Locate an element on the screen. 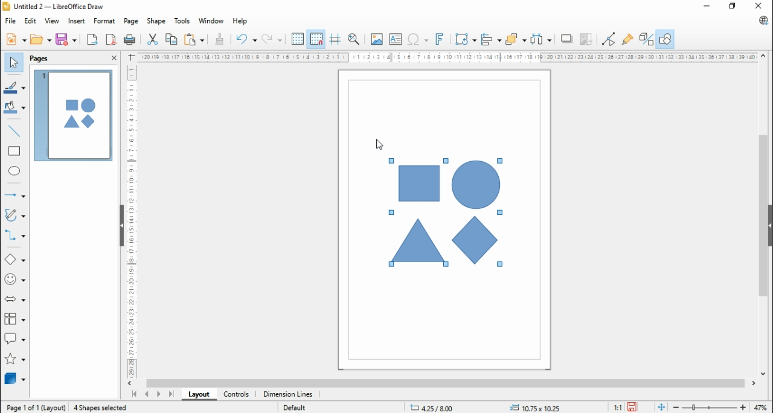 The image size is (773, 413). transformation is located at coordinates (466, 39).